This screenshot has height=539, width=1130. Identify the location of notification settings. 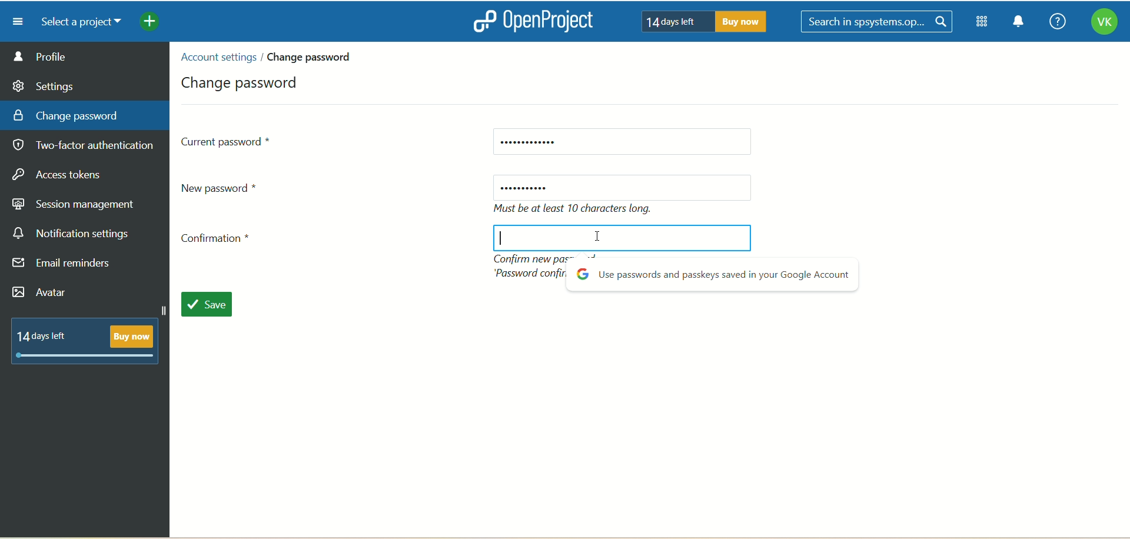
(71, 234).